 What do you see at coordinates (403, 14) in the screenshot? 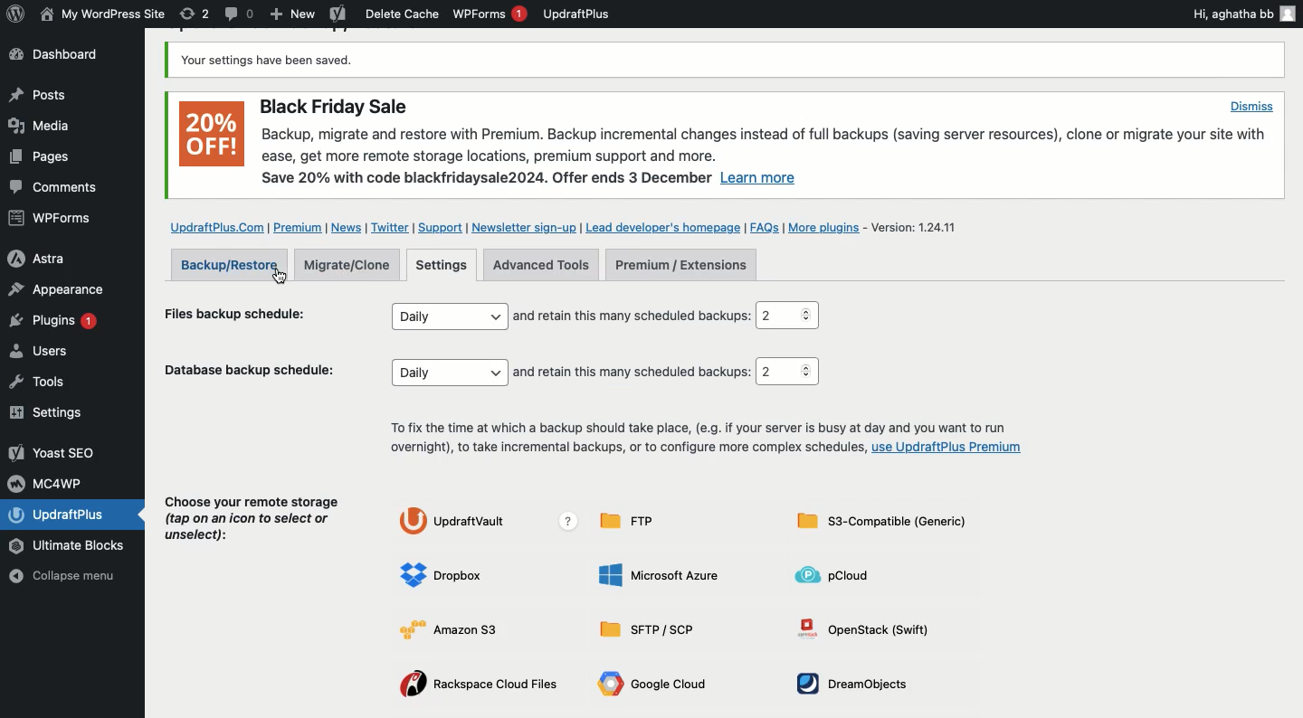
I see `Delete cache` at bounding box center [403, 14].